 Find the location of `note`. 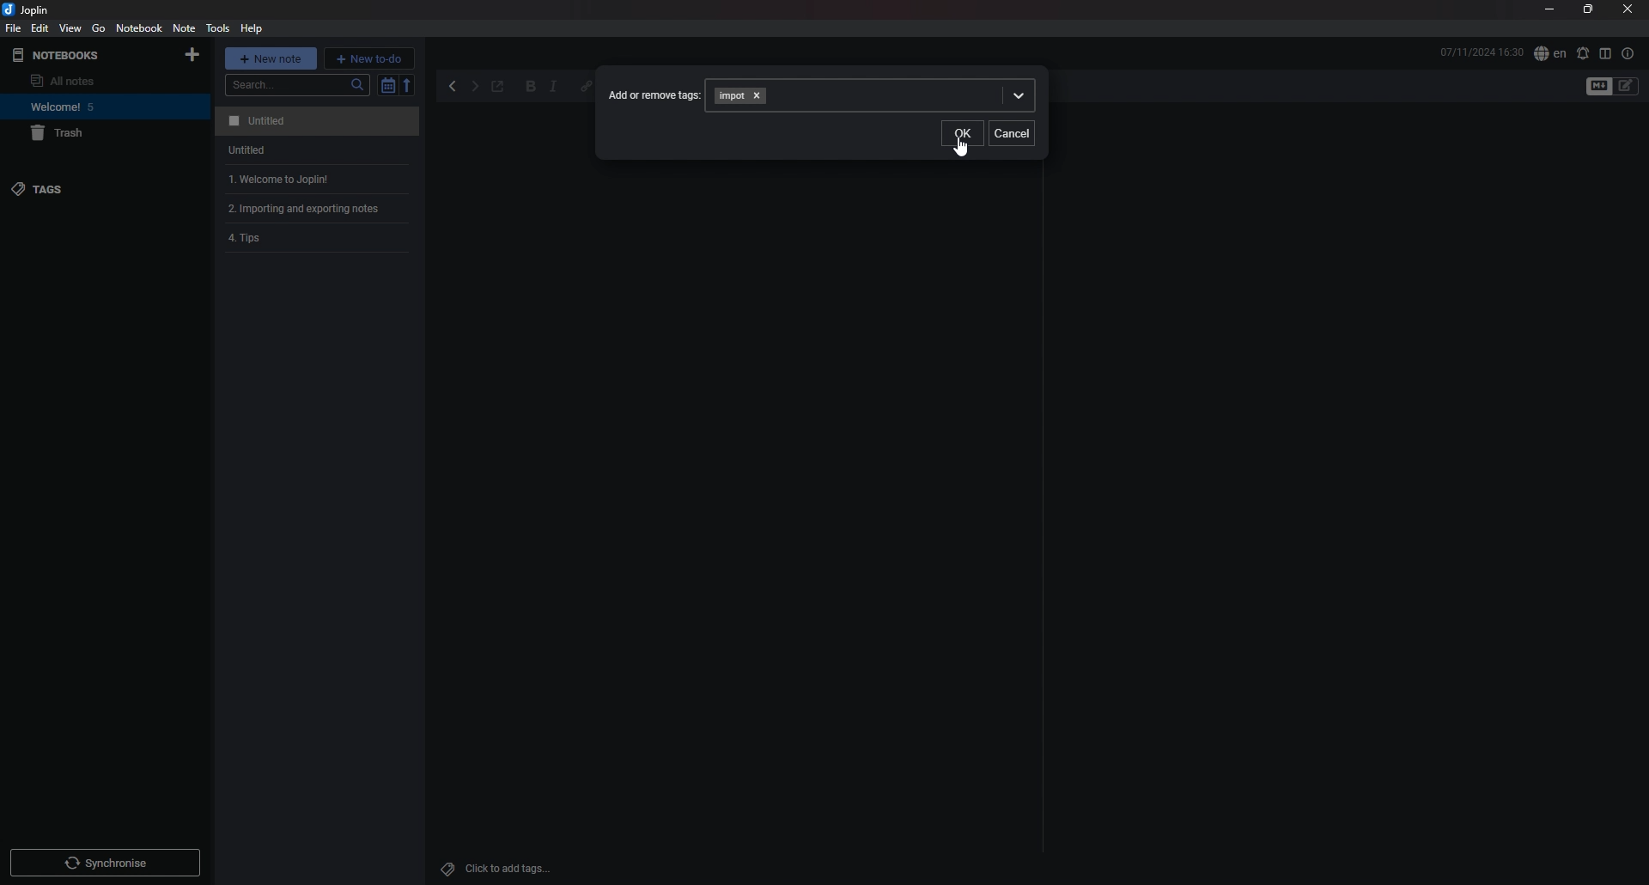

note is located at coordinates (313, 150).